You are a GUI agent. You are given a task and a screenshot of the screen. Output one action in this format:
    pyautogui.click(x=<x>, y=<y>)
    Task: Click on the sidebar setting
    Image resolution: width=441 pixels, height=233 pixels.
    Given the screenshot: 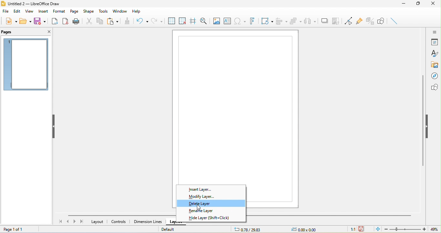 What is the action you would take?
    pyautogui.click(x=435, y=33)
    